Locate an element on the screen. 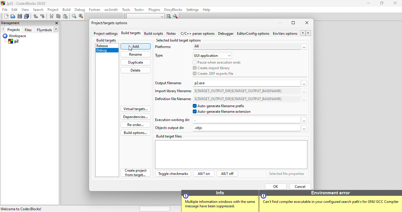 The width and height of the screenshot is (402, 212). rename is located at coordinates (137, 55).